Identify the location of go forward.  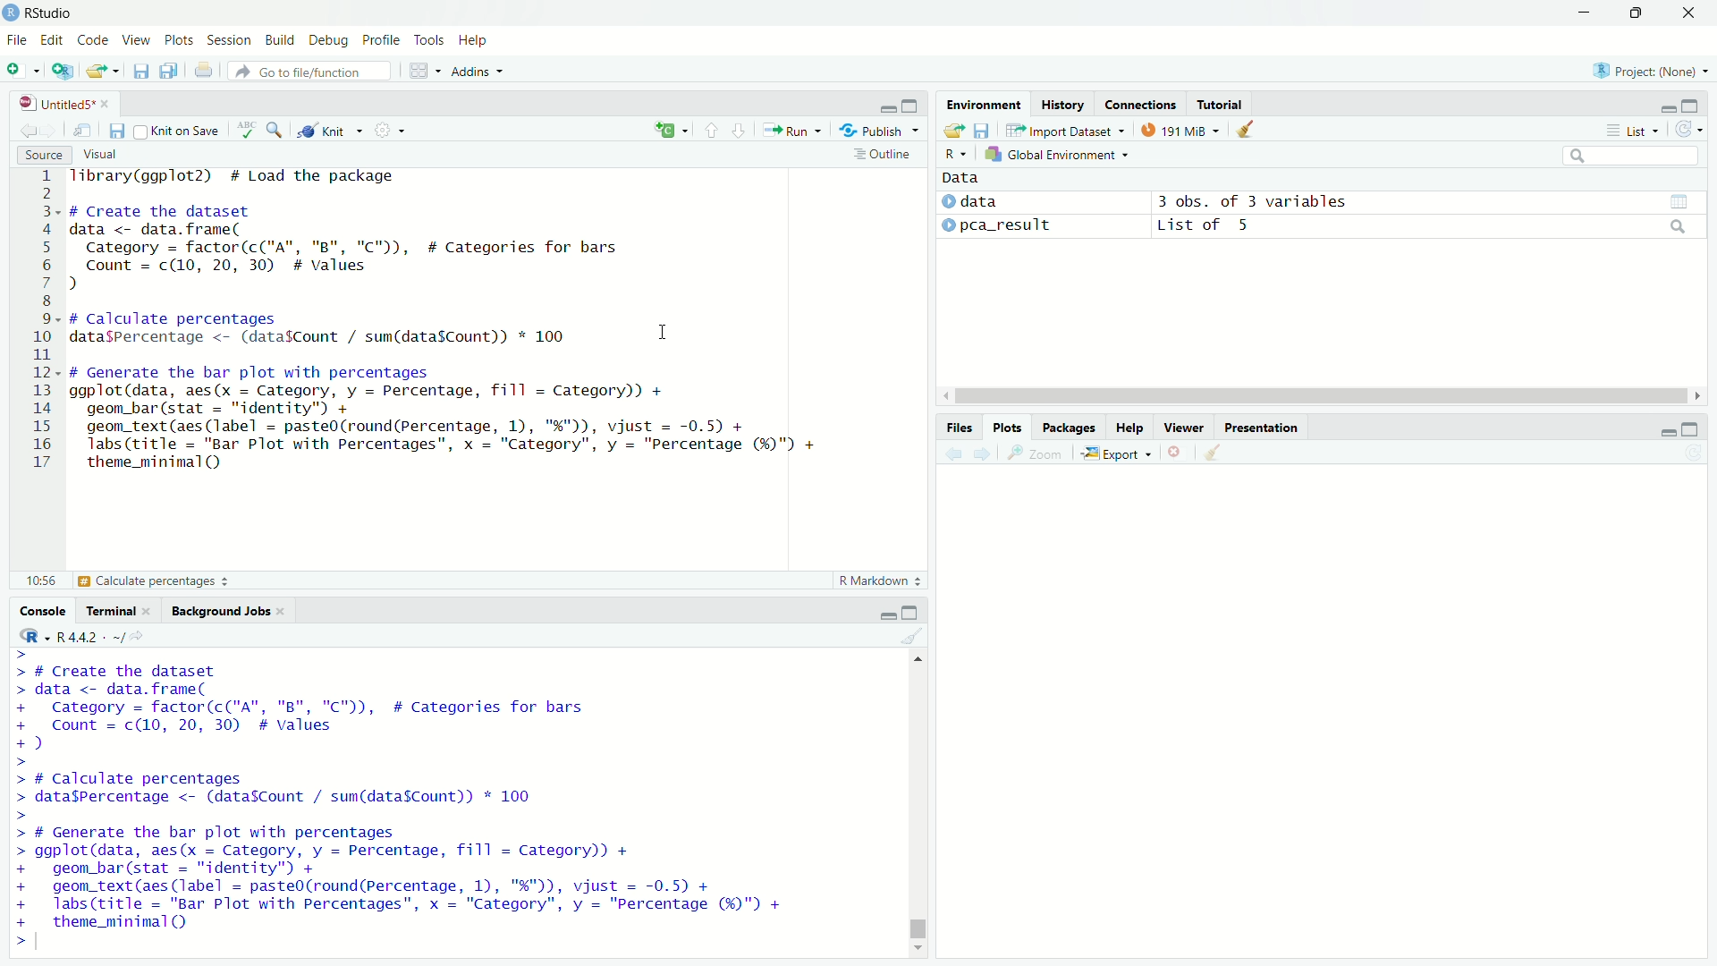
(51, 131).